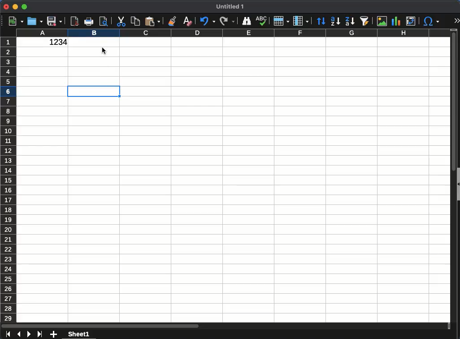 This screenshot has height=339, width=460. What do you see at coordinates (300, 21) in the screenshot?
I see `column` at bounding box center [300, 21].